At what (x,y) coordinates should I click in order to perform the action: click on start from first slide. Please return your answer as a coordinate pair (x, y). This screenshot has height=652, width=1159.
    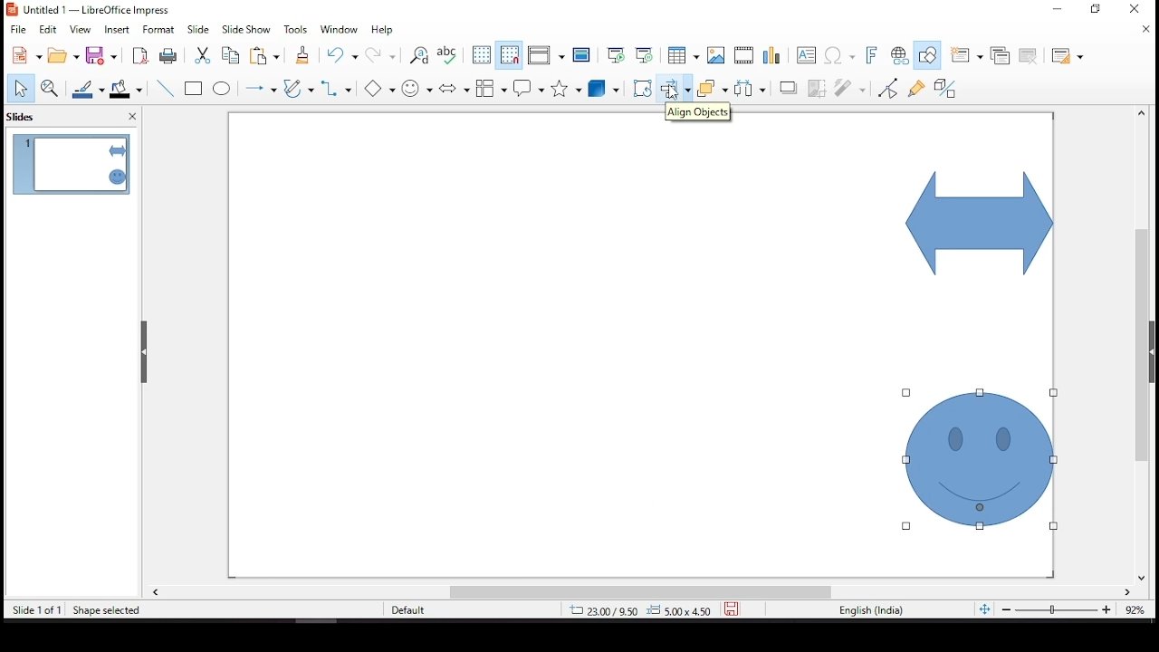
    Looking at the image, I should click on (616, 54).